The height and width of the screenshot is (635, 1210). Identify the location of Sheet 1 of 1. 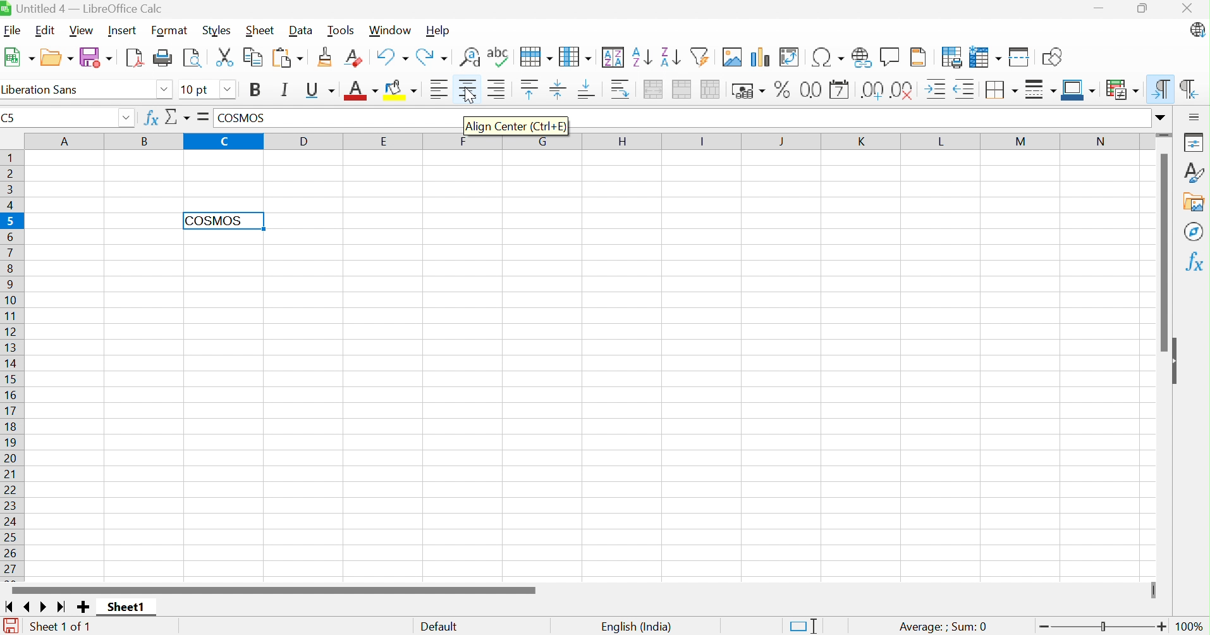
(63, 627).